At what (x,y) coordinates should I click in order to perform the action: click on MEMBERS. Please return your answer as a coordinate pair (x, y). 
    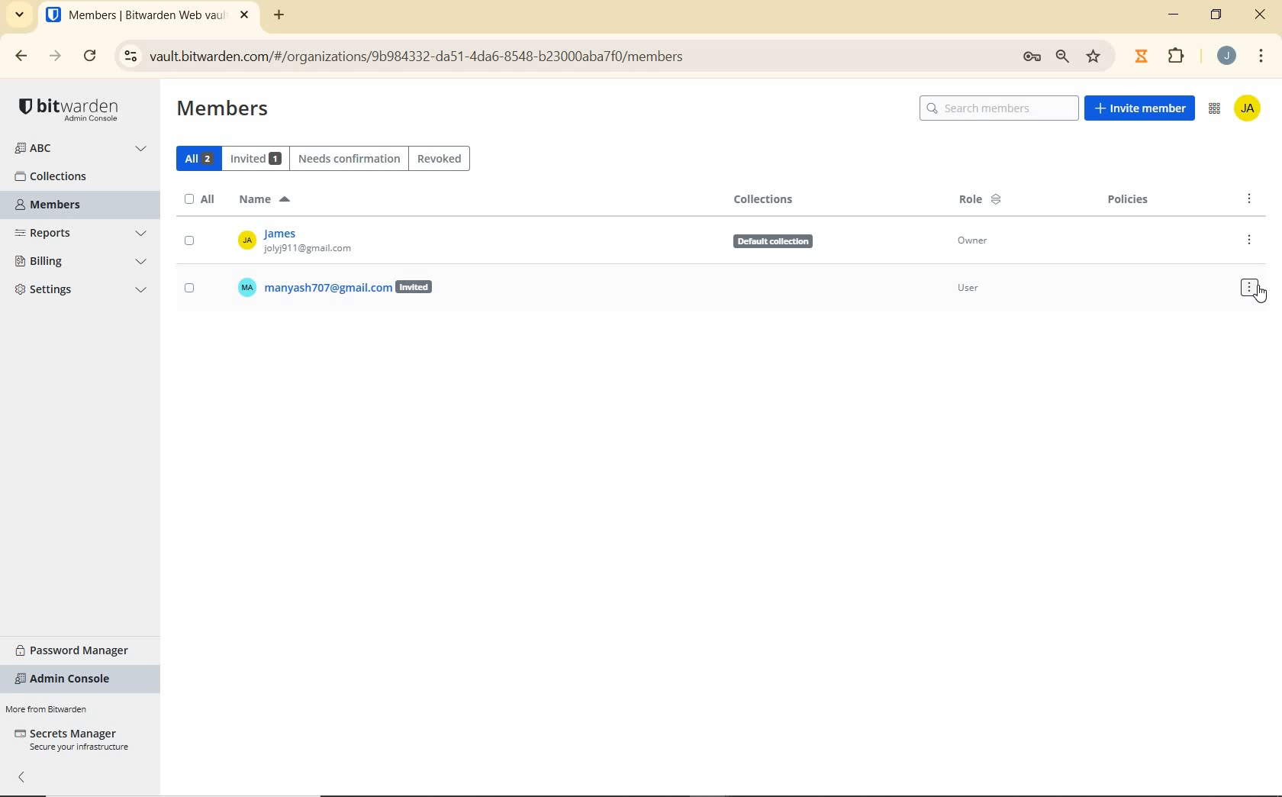
    Looking at the image, I should click on (61, 205).